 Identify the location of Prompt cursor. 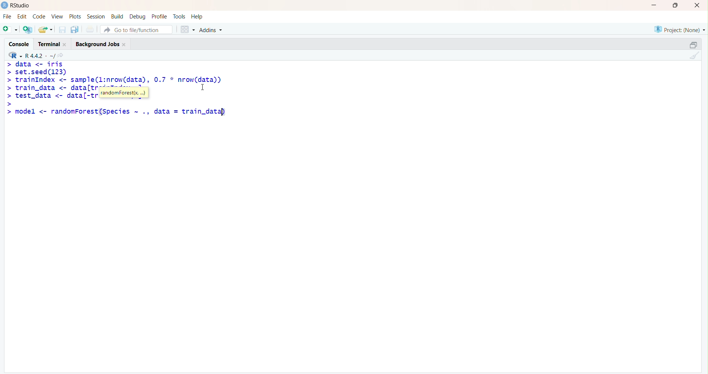
(8, 64).